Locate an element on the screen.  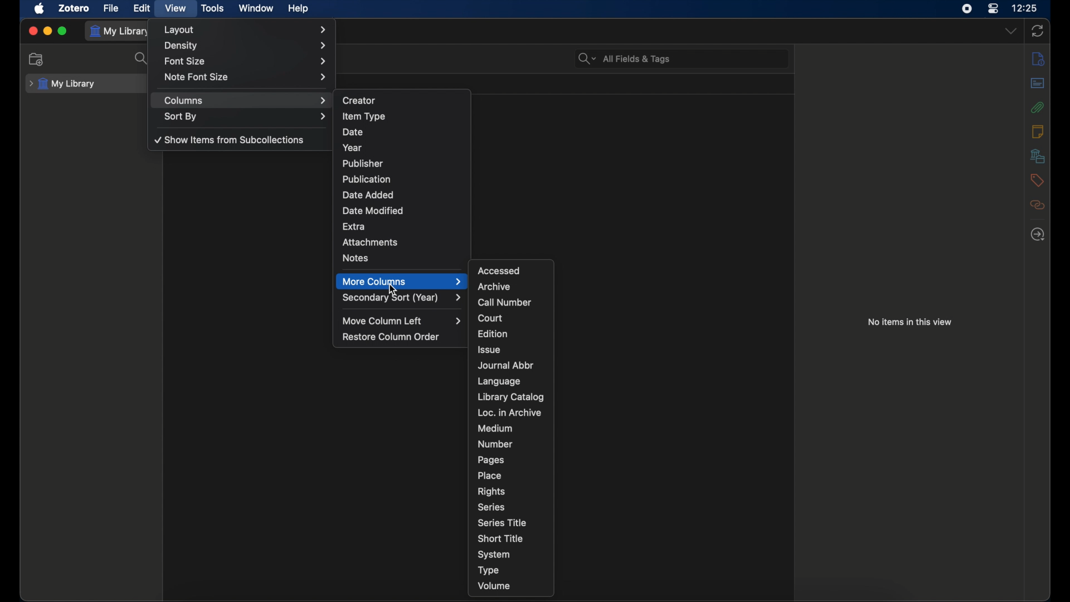
secondary sort is located at coordinates (402, 298).